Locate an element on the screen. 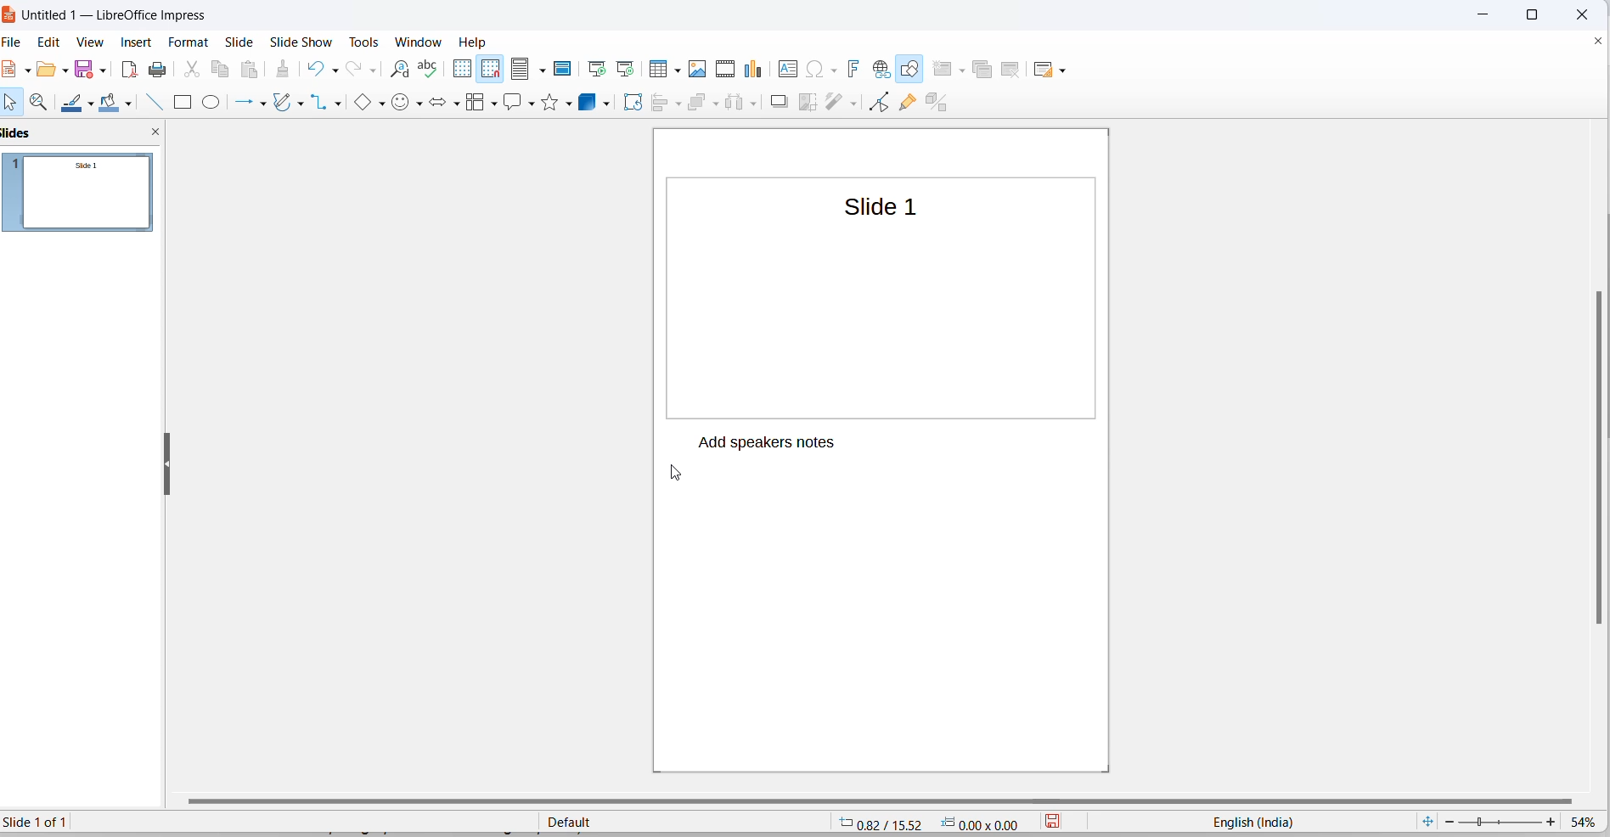 The image size is (1610, 837). rotate is located at coordinates (637, 102).